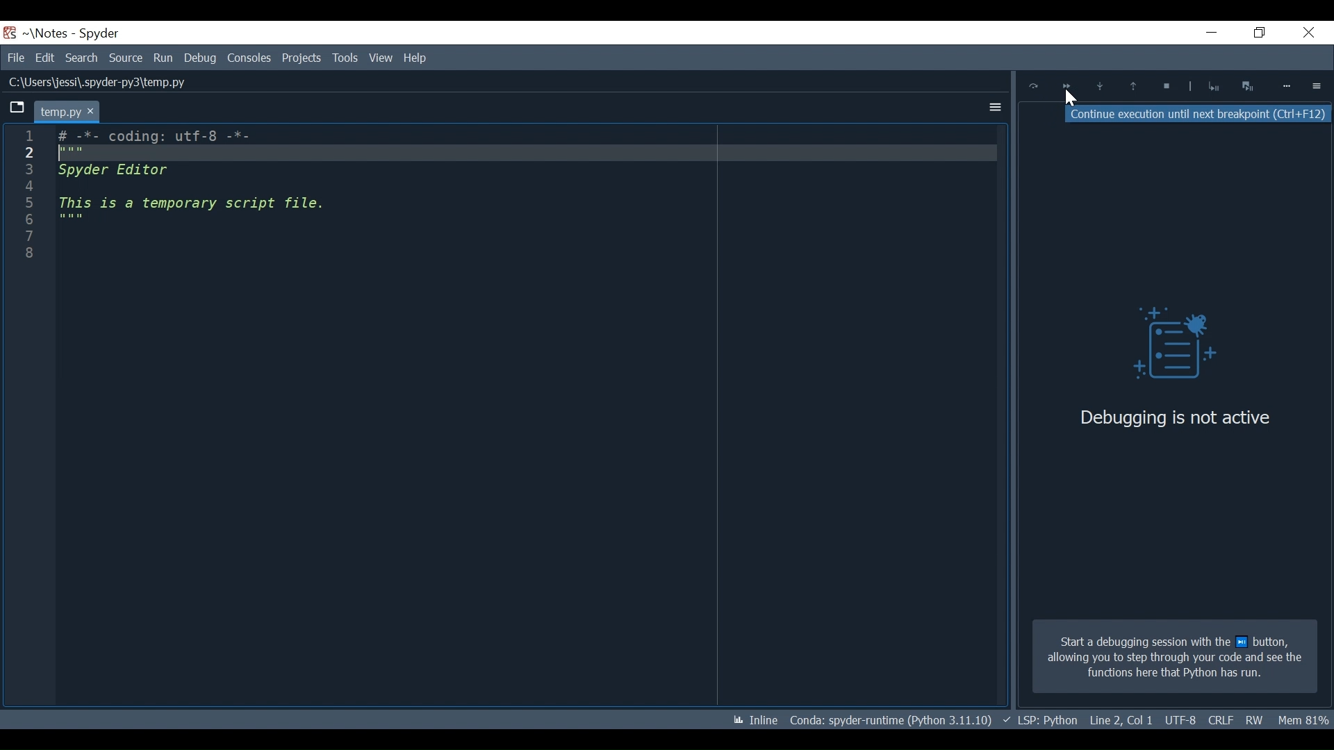 The height and width of the screenshot is (750, 1334). I want to click on Close, so click(1306, 34).